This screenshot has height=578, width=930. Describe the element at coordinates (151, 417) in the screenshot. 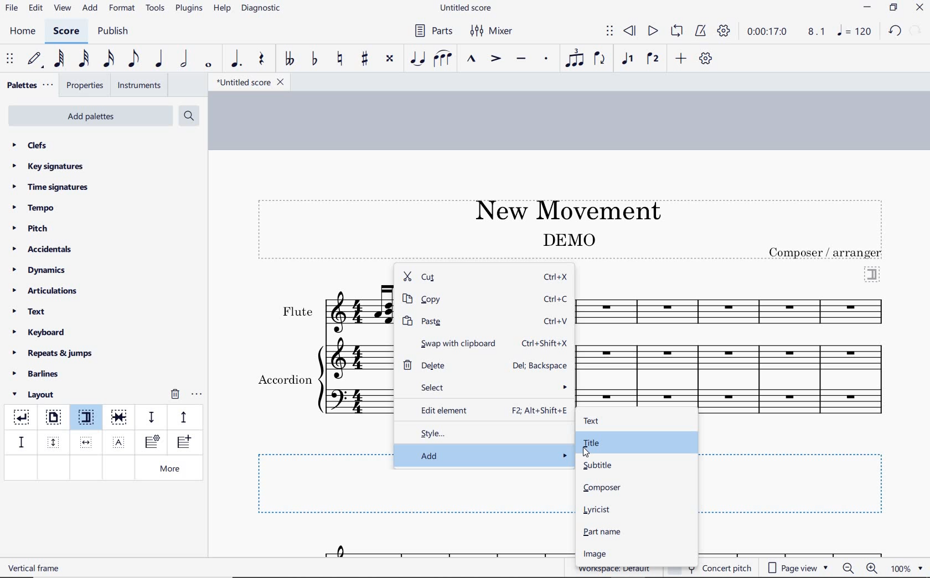

I see `staff spacer sown` at that location.